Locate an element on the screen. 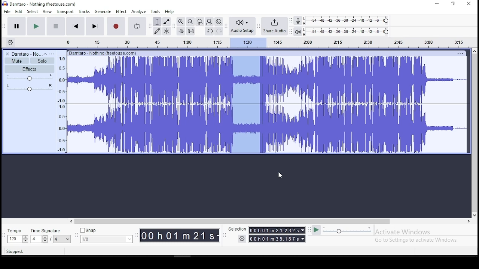  down is located at coordinates (474, 214).